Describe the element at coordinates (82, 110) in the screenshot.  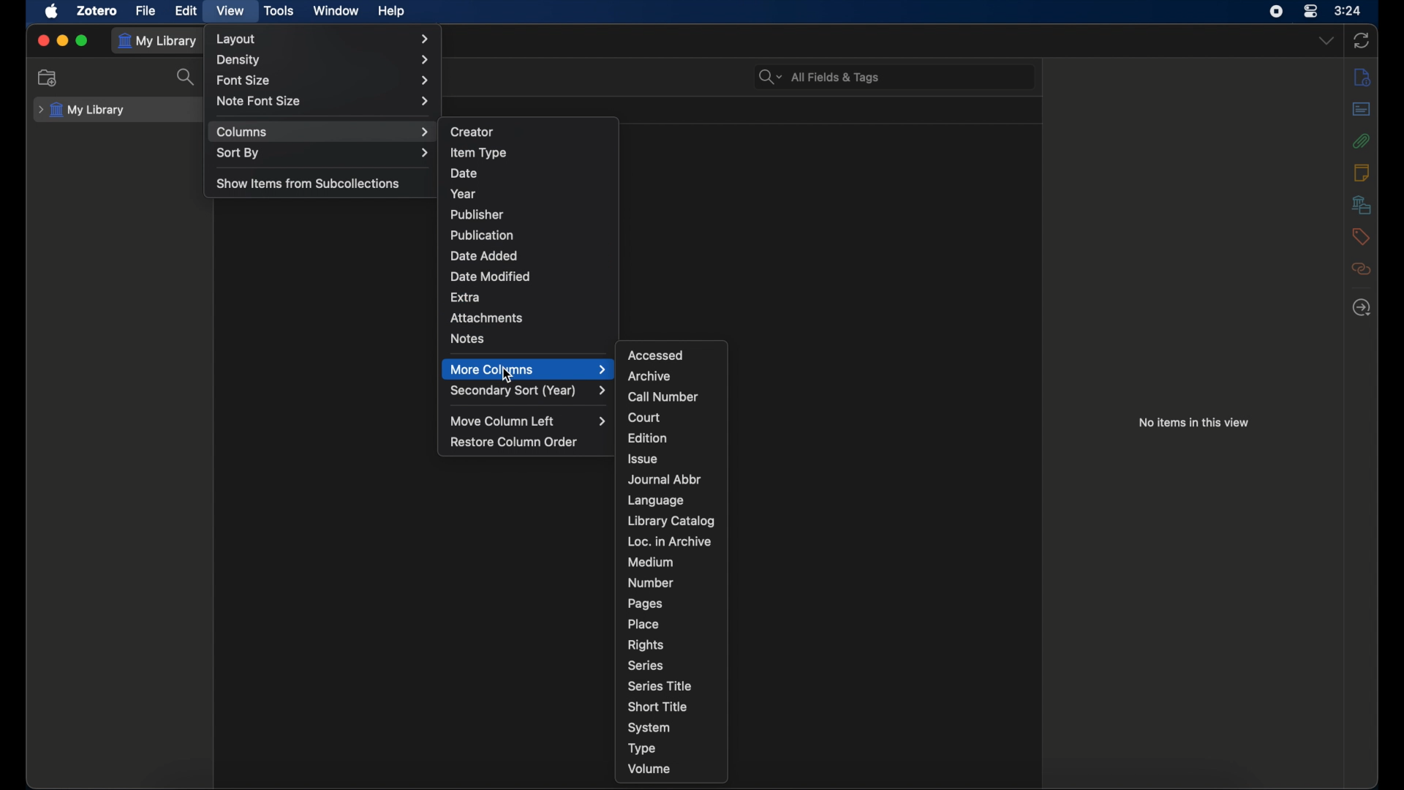
I see `my library` at that location.